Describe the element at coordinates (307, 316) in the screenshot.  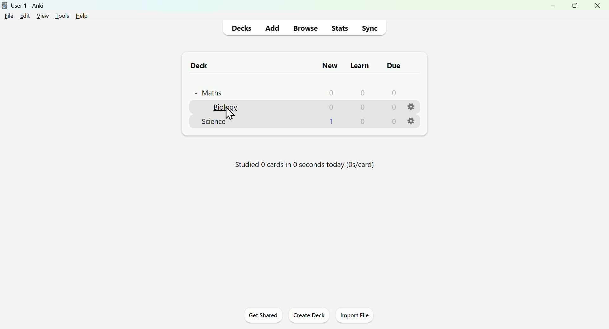
I see `Create Deck` at that location.